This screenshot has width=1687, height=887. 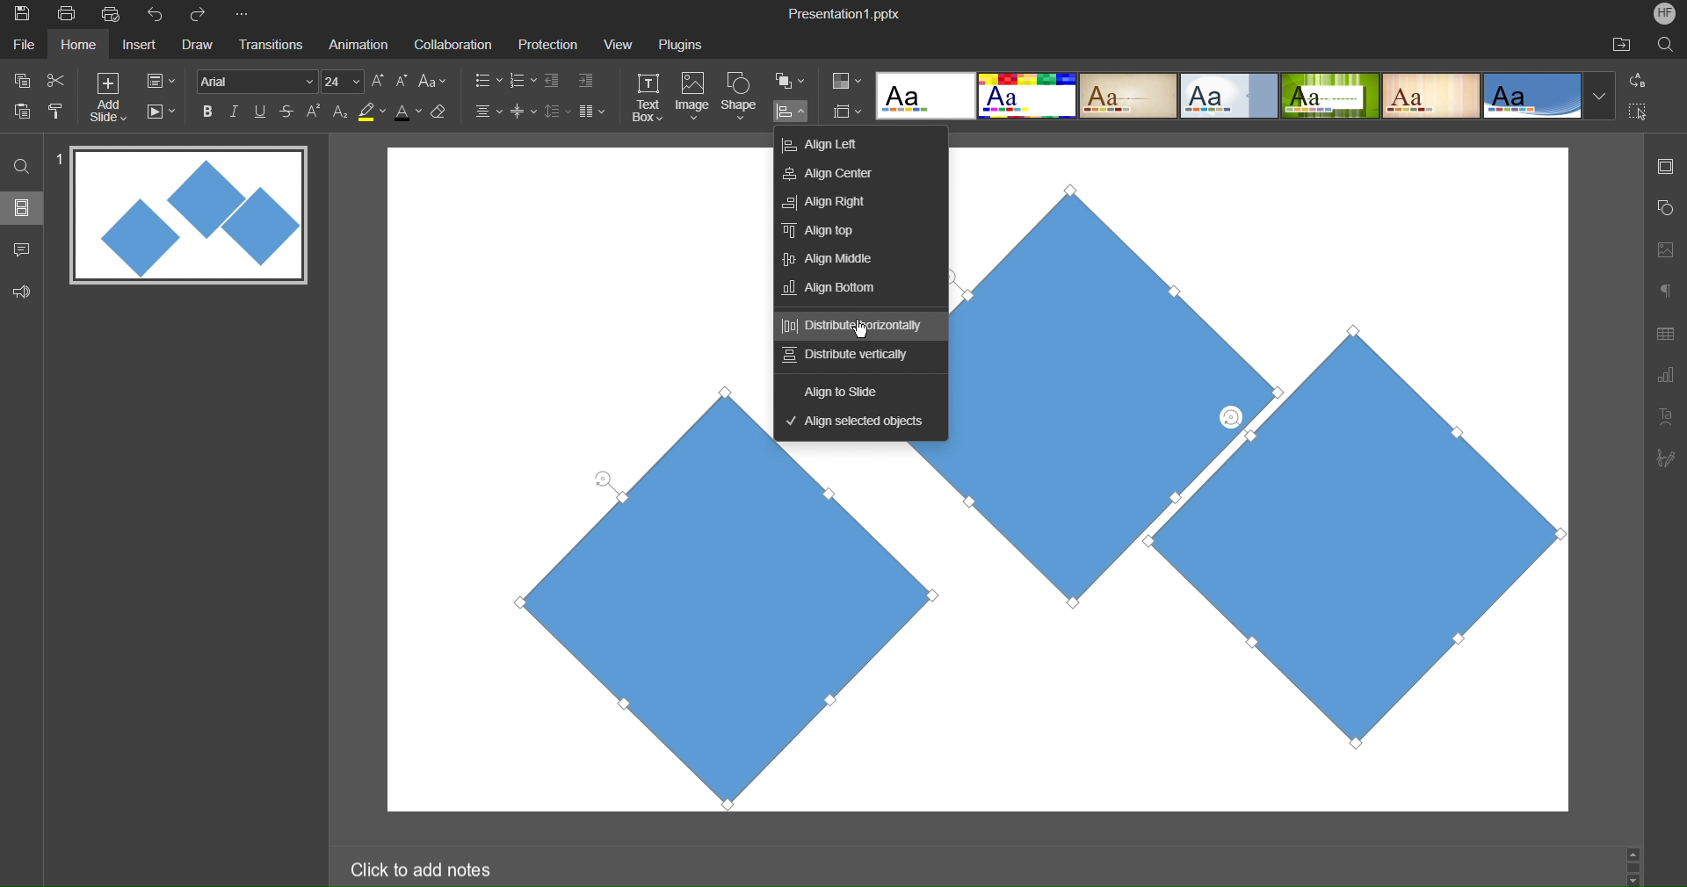 What do you see at coordinates (525, 111) in the screenshot?
I see `Vertical Align` at bounding box center [525, 111].